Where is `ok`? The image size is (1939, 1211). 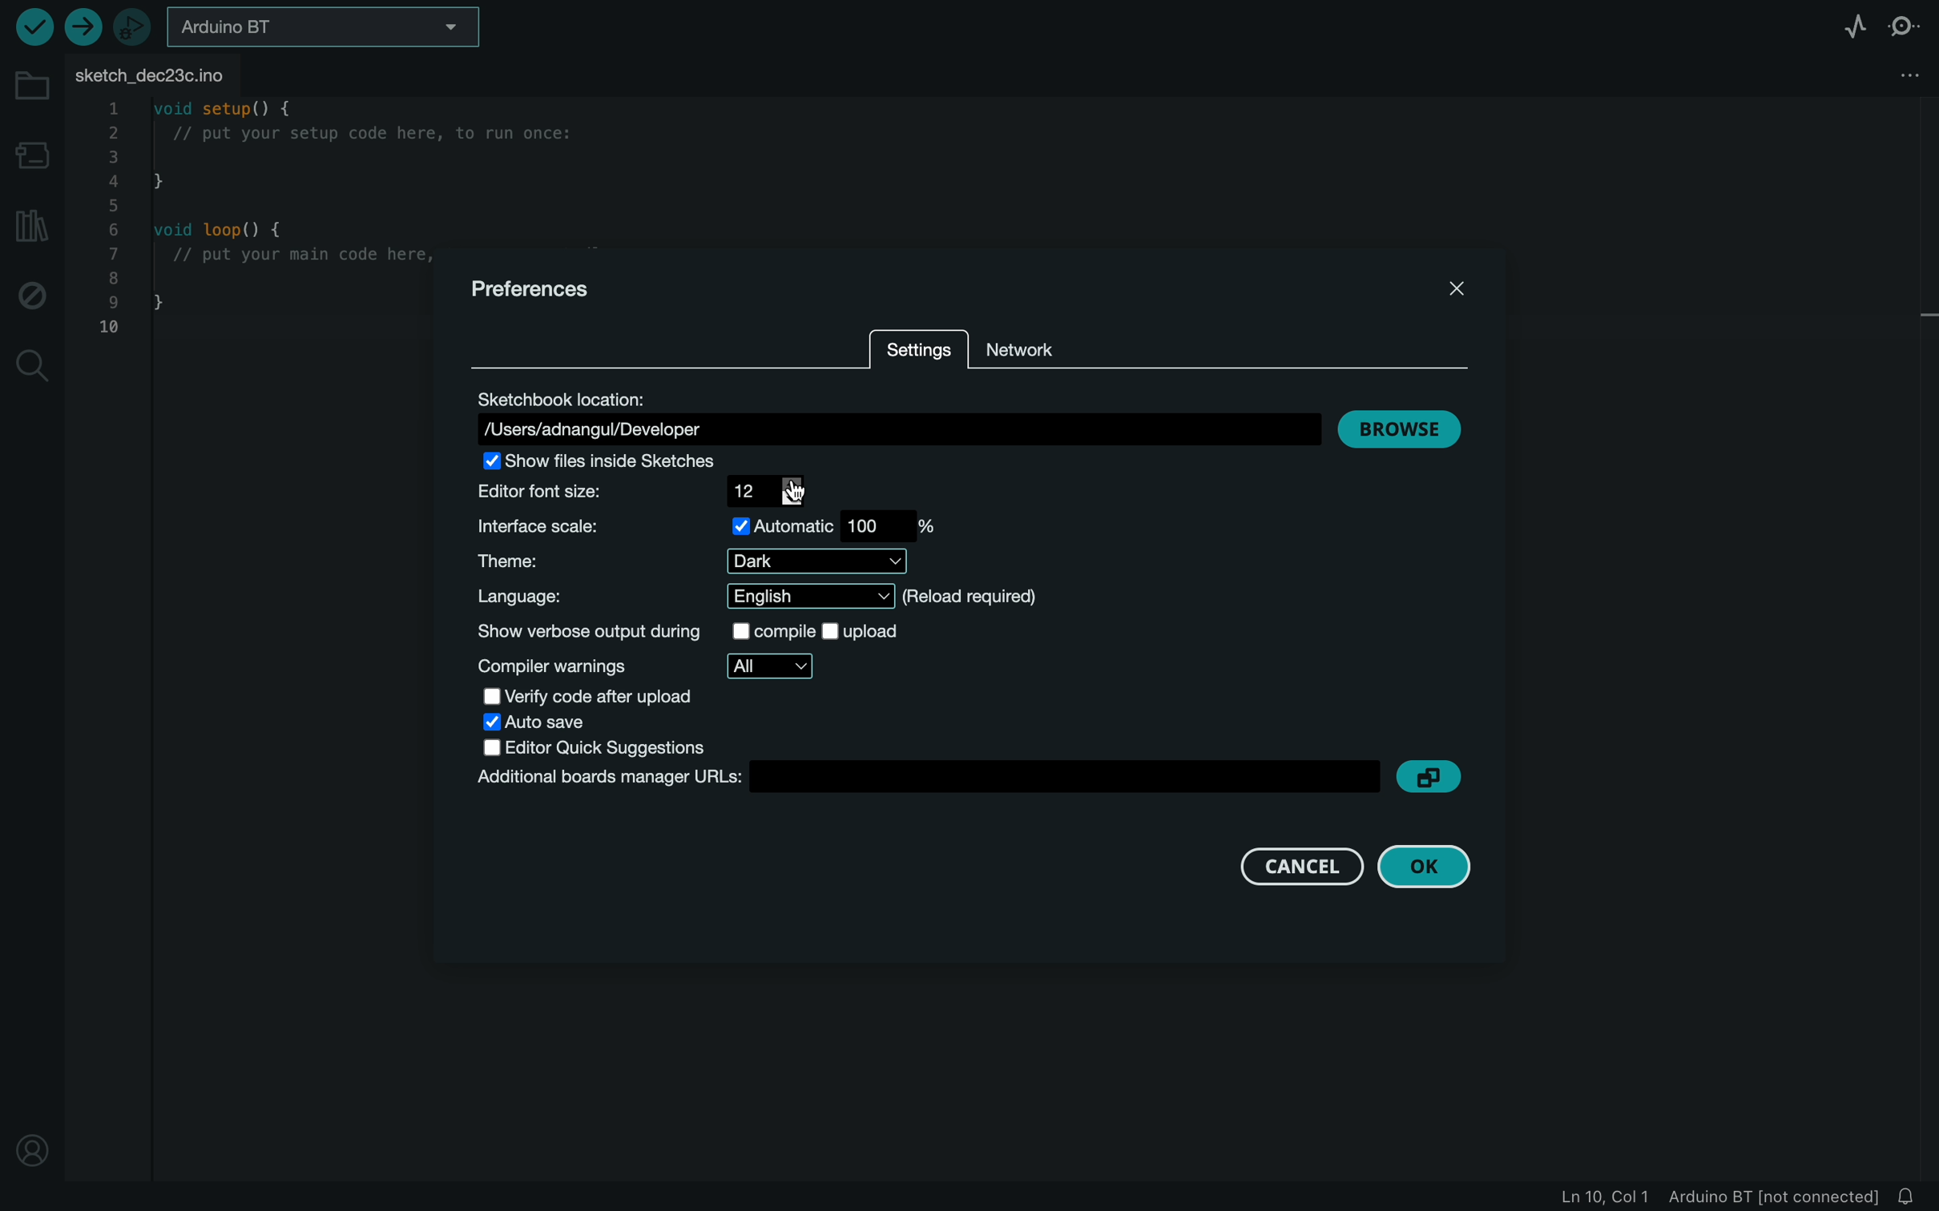 ok is located at coordinates (1430, 867).